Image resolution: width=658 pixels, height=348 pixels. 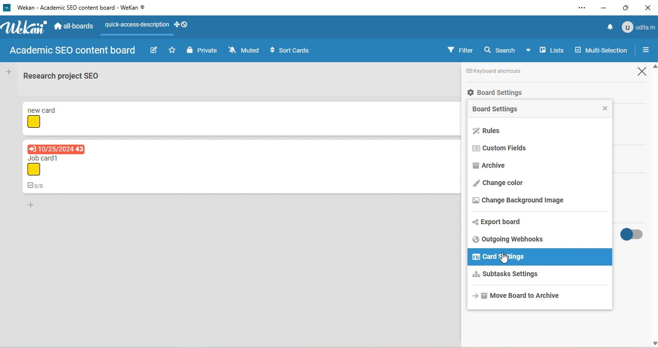 I want to click on edit, so click(x=154, y=50).